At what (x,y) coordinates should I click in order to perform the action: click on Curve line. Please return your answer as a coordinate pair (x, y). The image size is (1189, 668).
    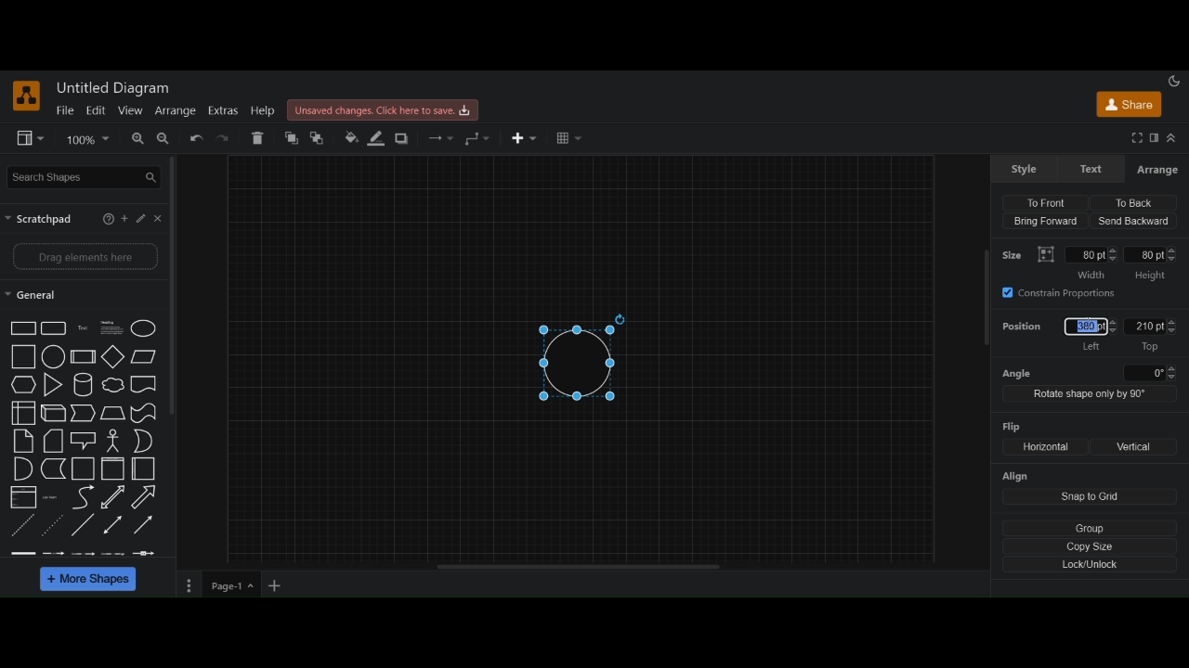
    Looking at the image, I should click on (83, 497).